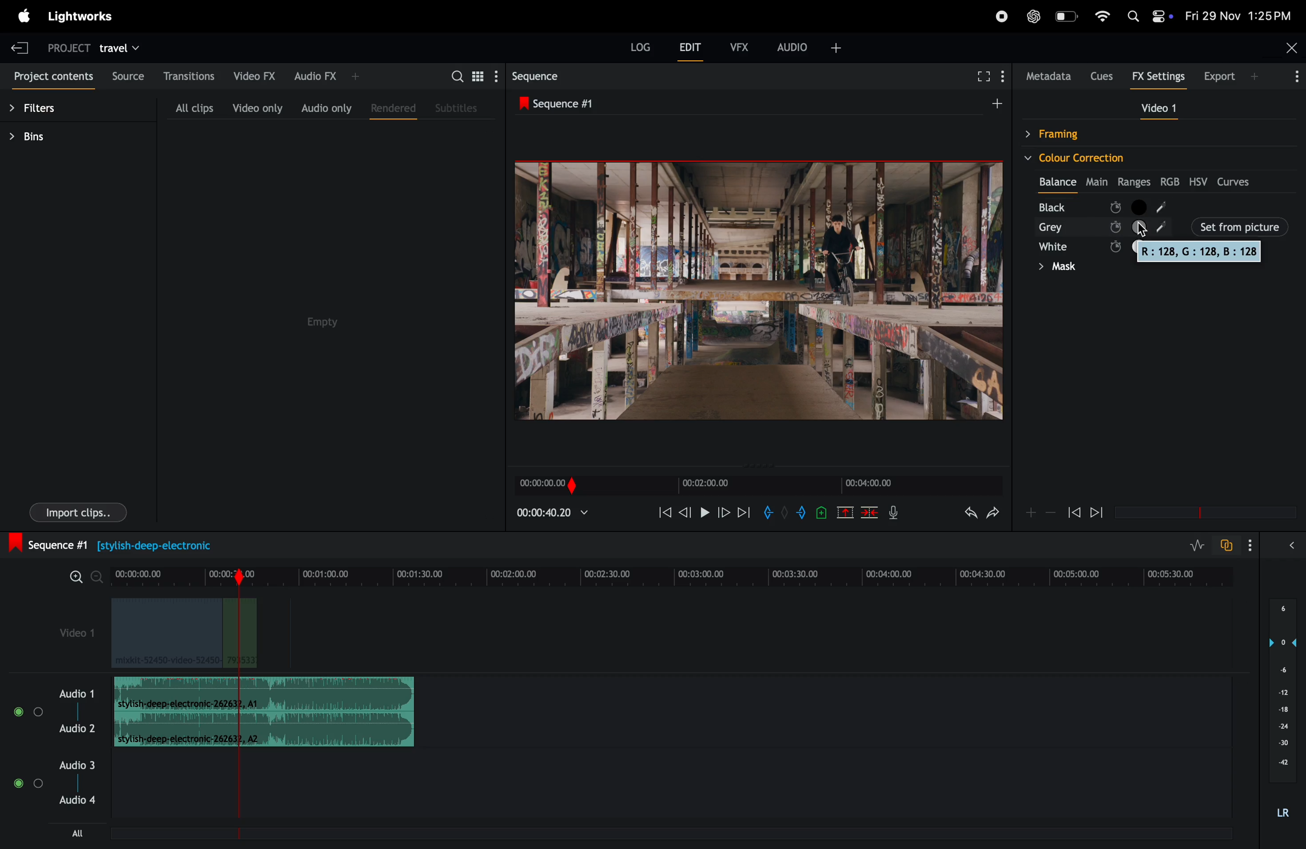 This screenshot has width=1306, height=849. What do you see at coordinates (40, 137) in the screenshot?
I see `bins` at bounding box center [40, 137].